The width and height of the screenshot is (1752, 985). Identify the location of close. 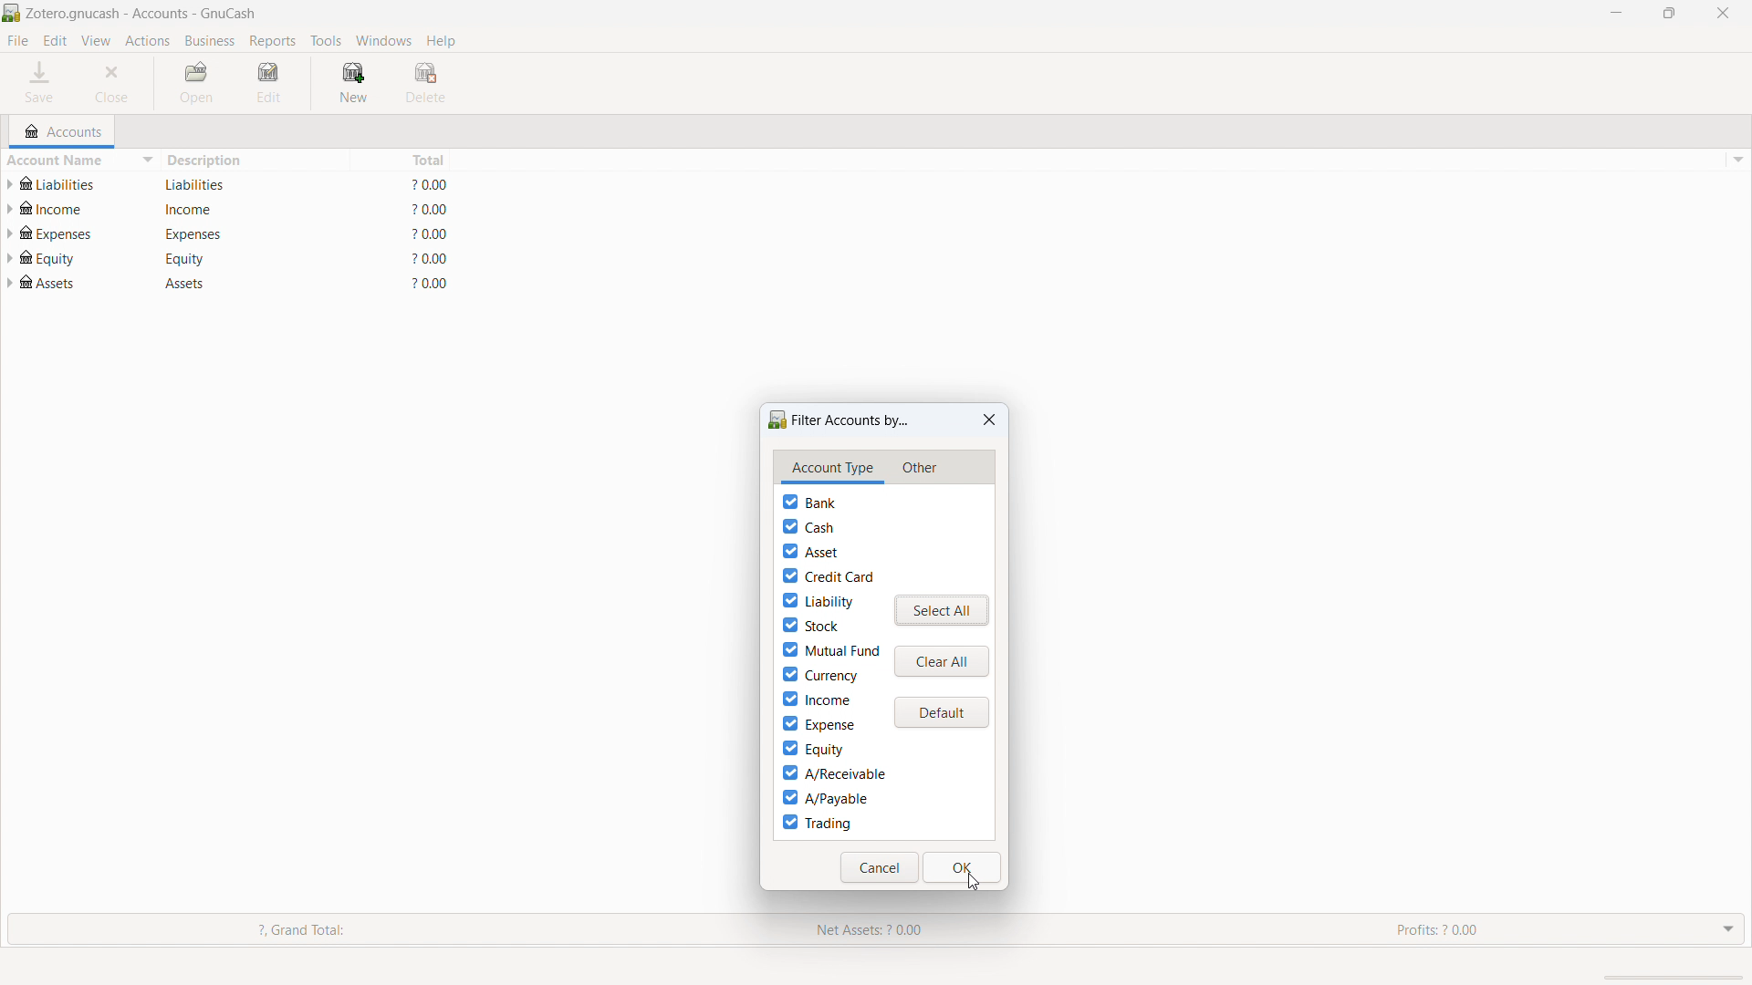
(113, 83).